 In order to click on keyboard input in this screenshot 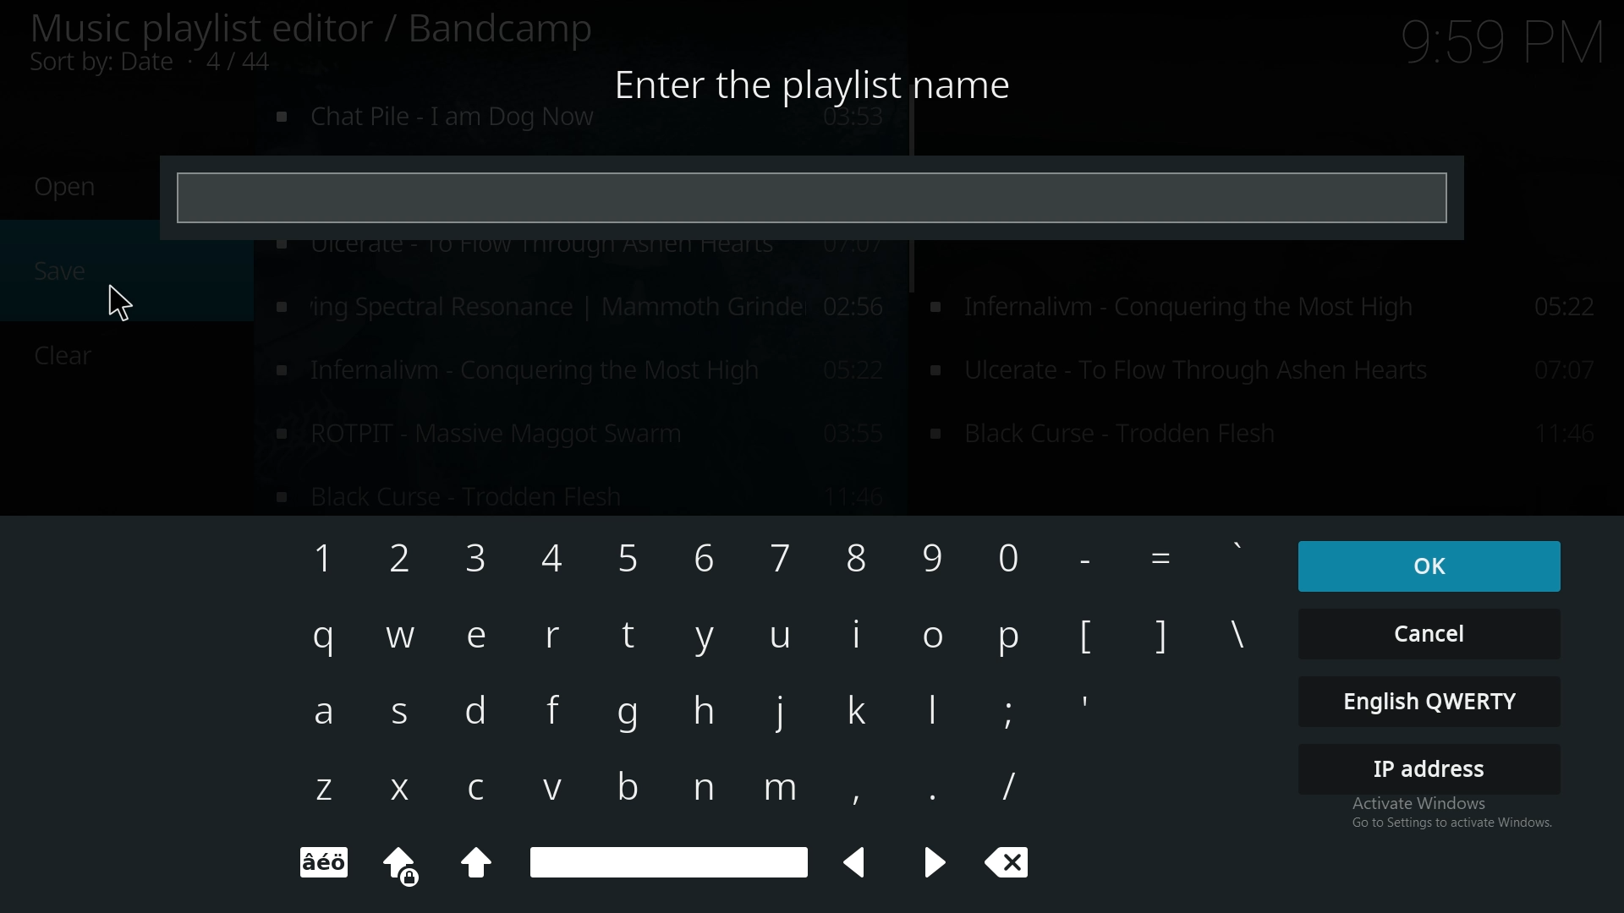, I will do `click(858, 561)`.